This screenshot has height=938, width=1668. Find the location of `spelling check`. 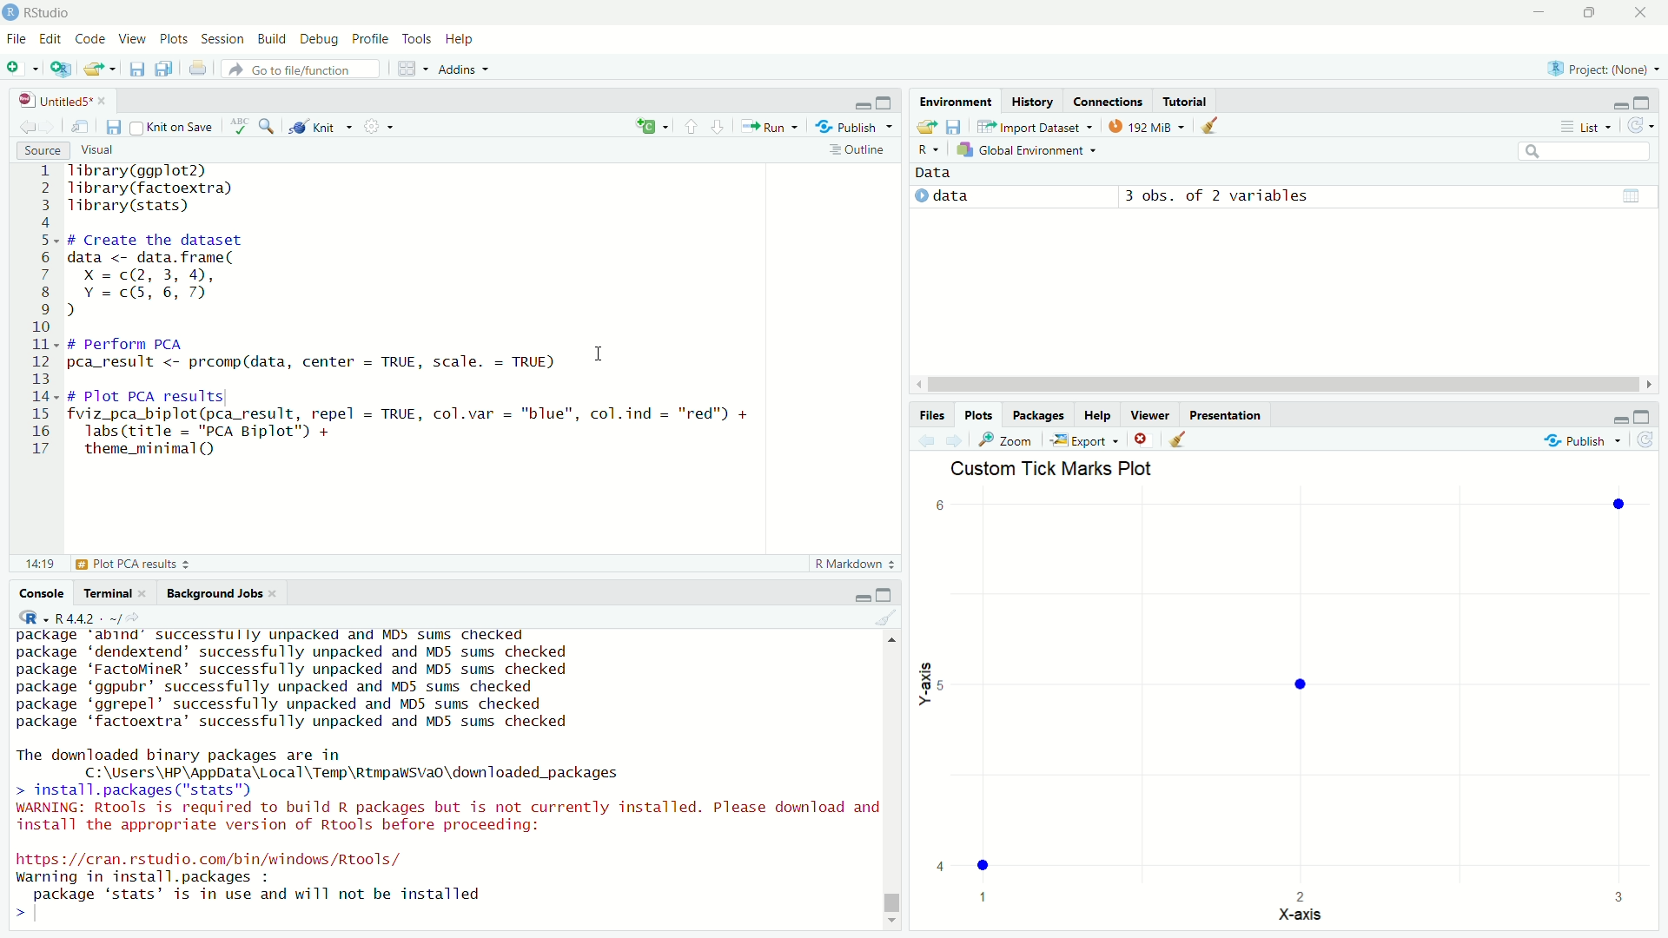

spelling check is located at coordinates (242, 126).